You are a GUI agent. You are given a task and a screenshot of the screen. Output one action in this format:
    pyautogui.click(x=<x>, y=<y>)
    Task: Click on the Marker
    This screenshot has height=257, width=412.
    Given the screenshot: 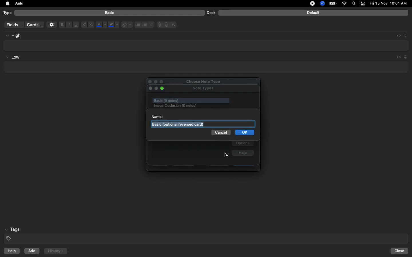 What is the action you would take?
    pyautogui.click(x=114, y=25)
    